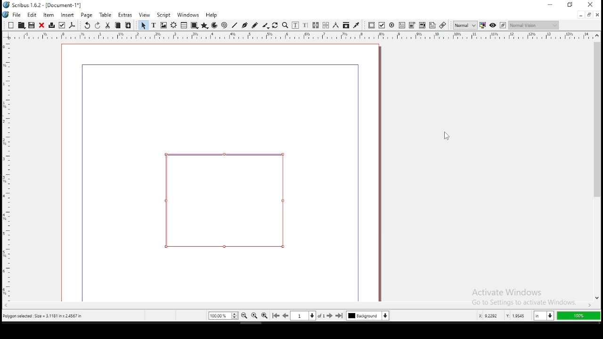 The width and height of the screenshot is (603, 339). What do you see at coordinates (118, 25) in the screenshot?
I see `copy` at bounding box center [118, 25].